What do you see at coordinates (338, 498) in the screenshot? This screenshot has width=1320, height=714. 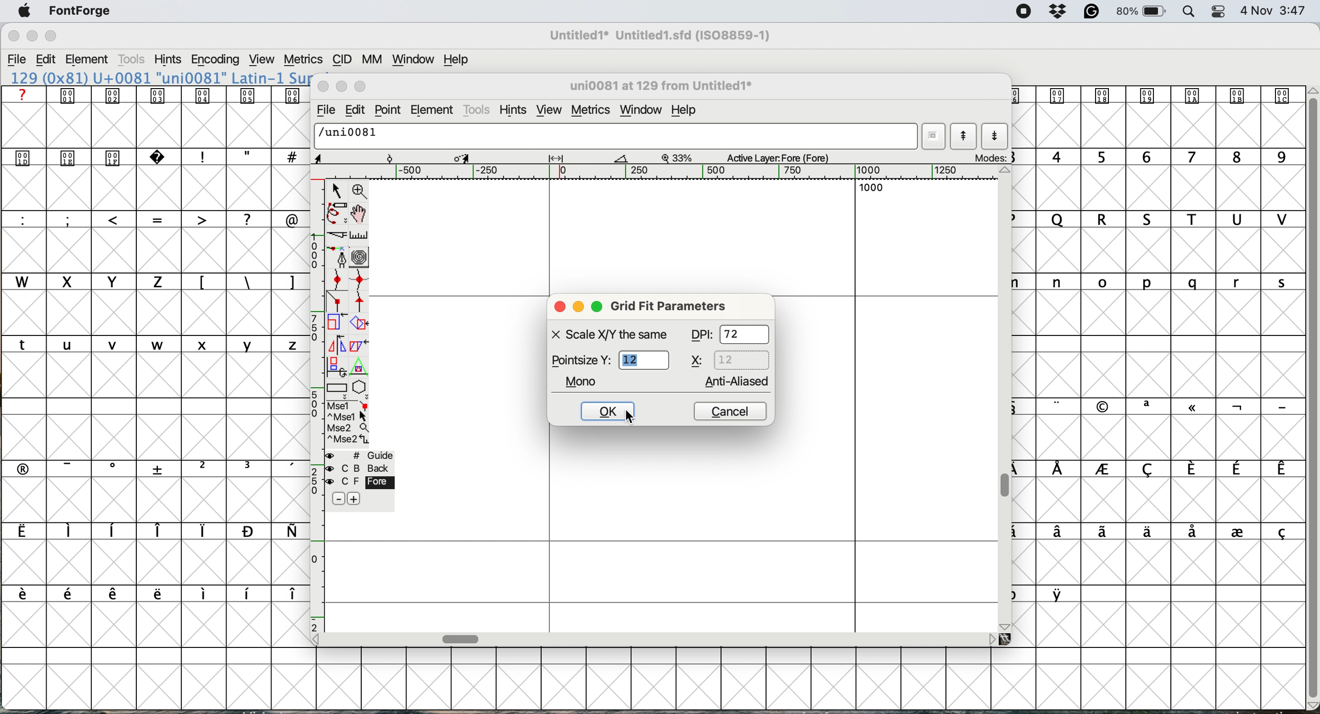 I see `Minus` at bounding box center [338, 498].